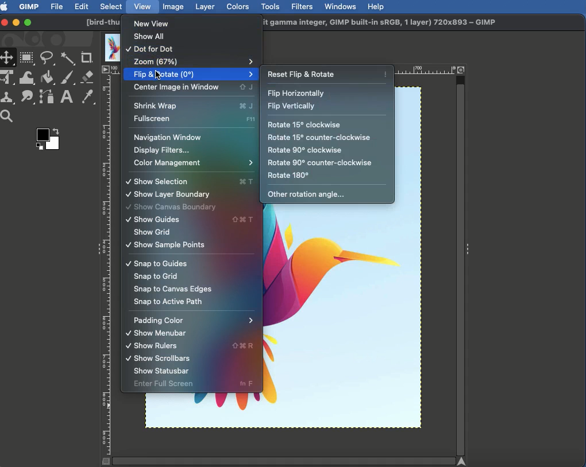  I want to click on Rotate 90 clockwise, so click(305, 150).